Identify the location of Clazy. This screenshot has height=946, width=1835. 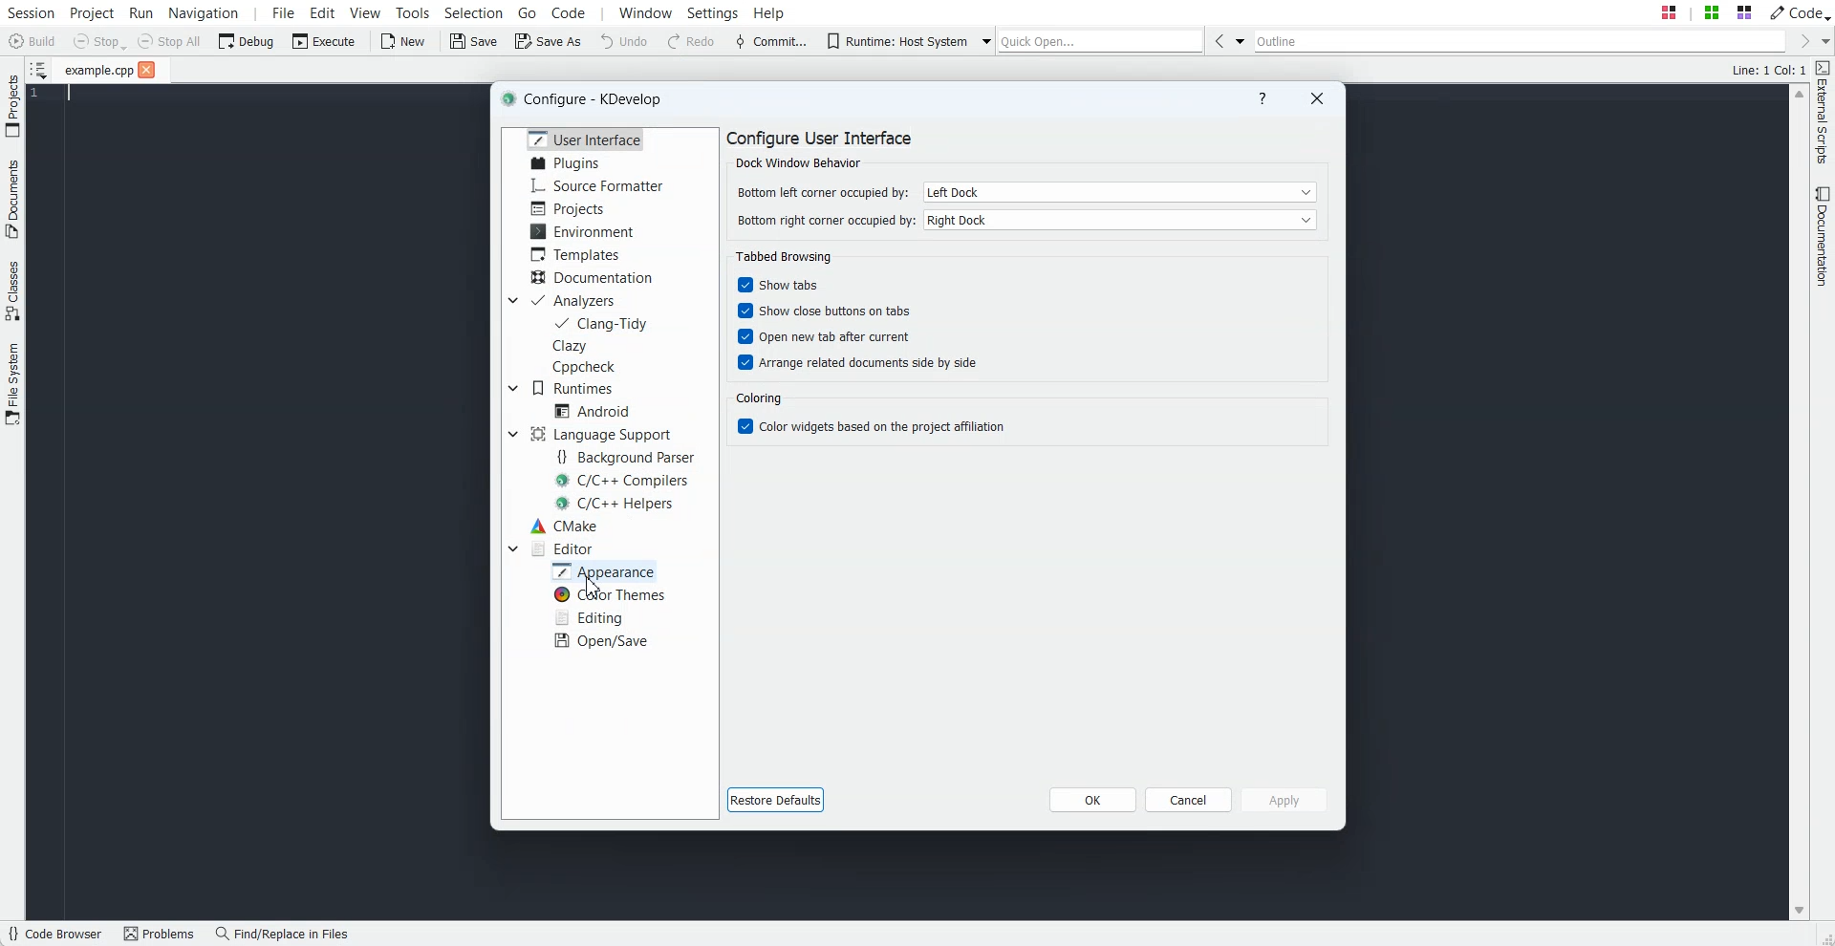
(571, 346).